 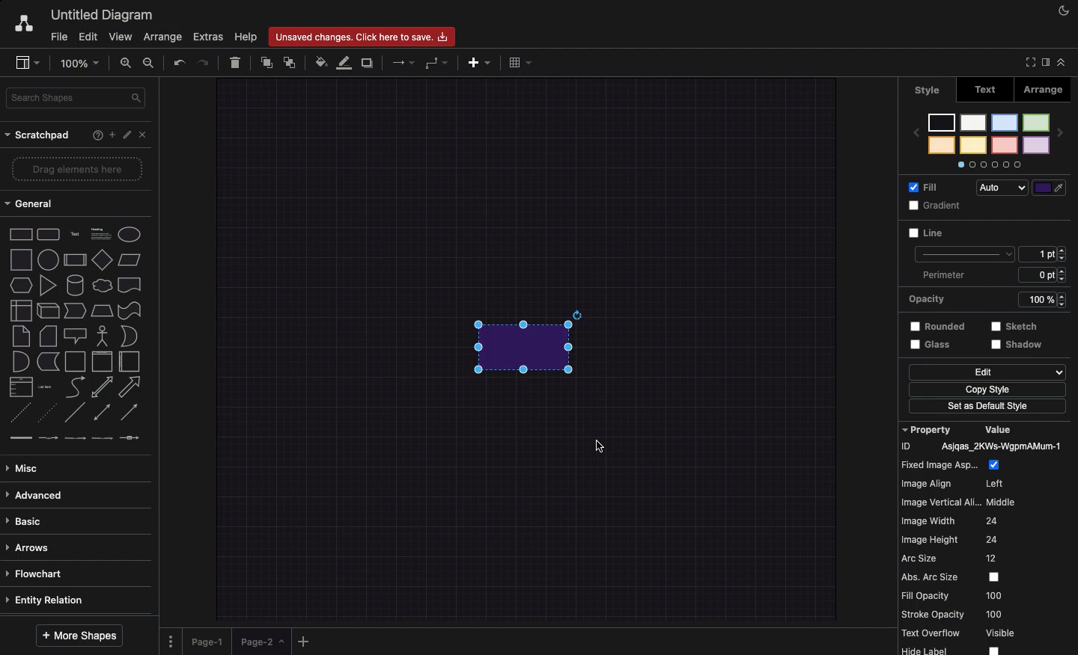 I want to click on Duplicate, so click(x=369, y=61).